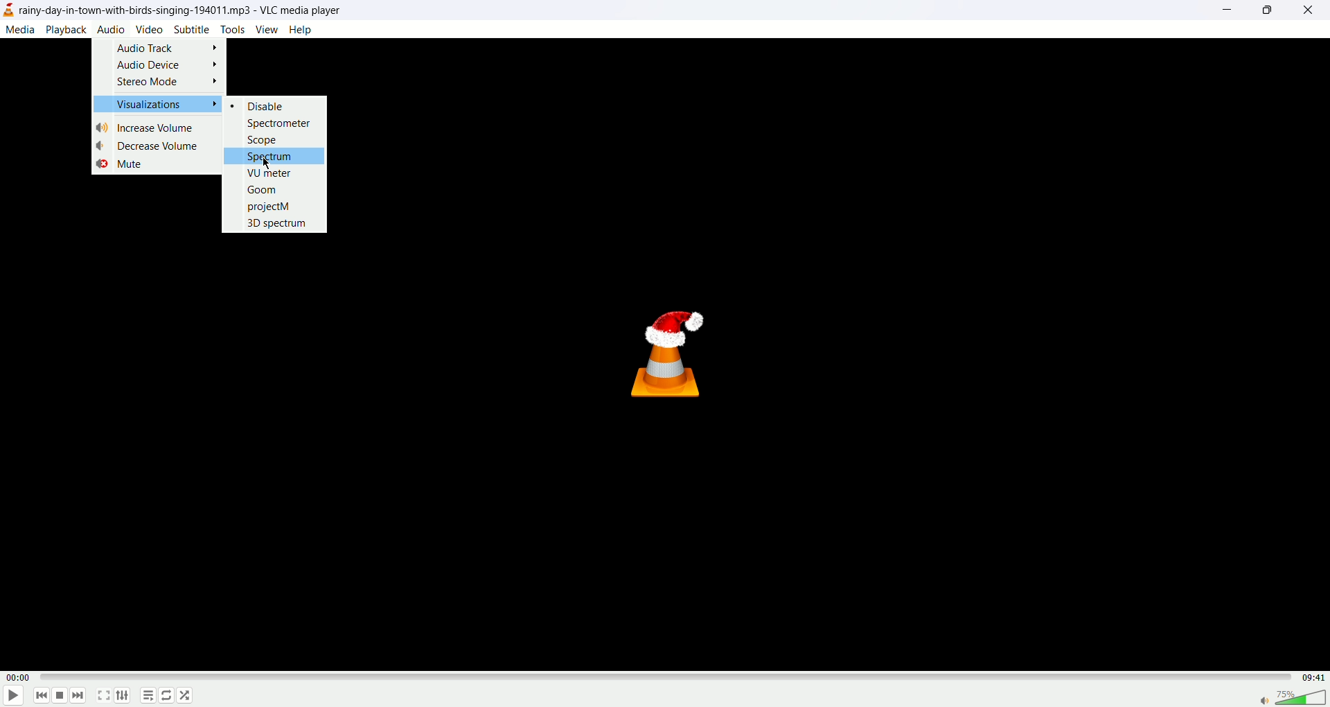 The height and width of the screenshot is (707, 1330). What do you see at coordinates (1293, 697) in the screenshot?
I see `volume bar` at bounding box center [1293, 697].